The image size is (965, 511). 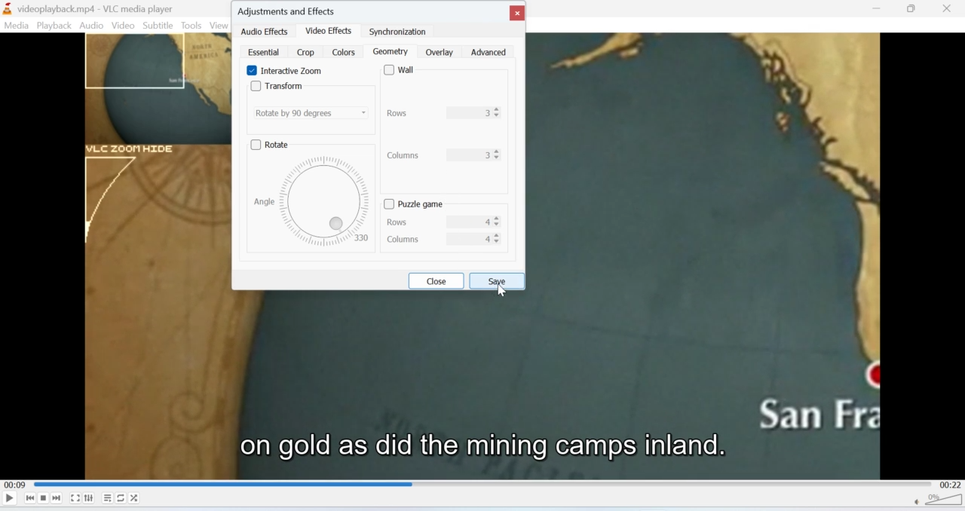 I want to click on close, so click(x=437, y=281).